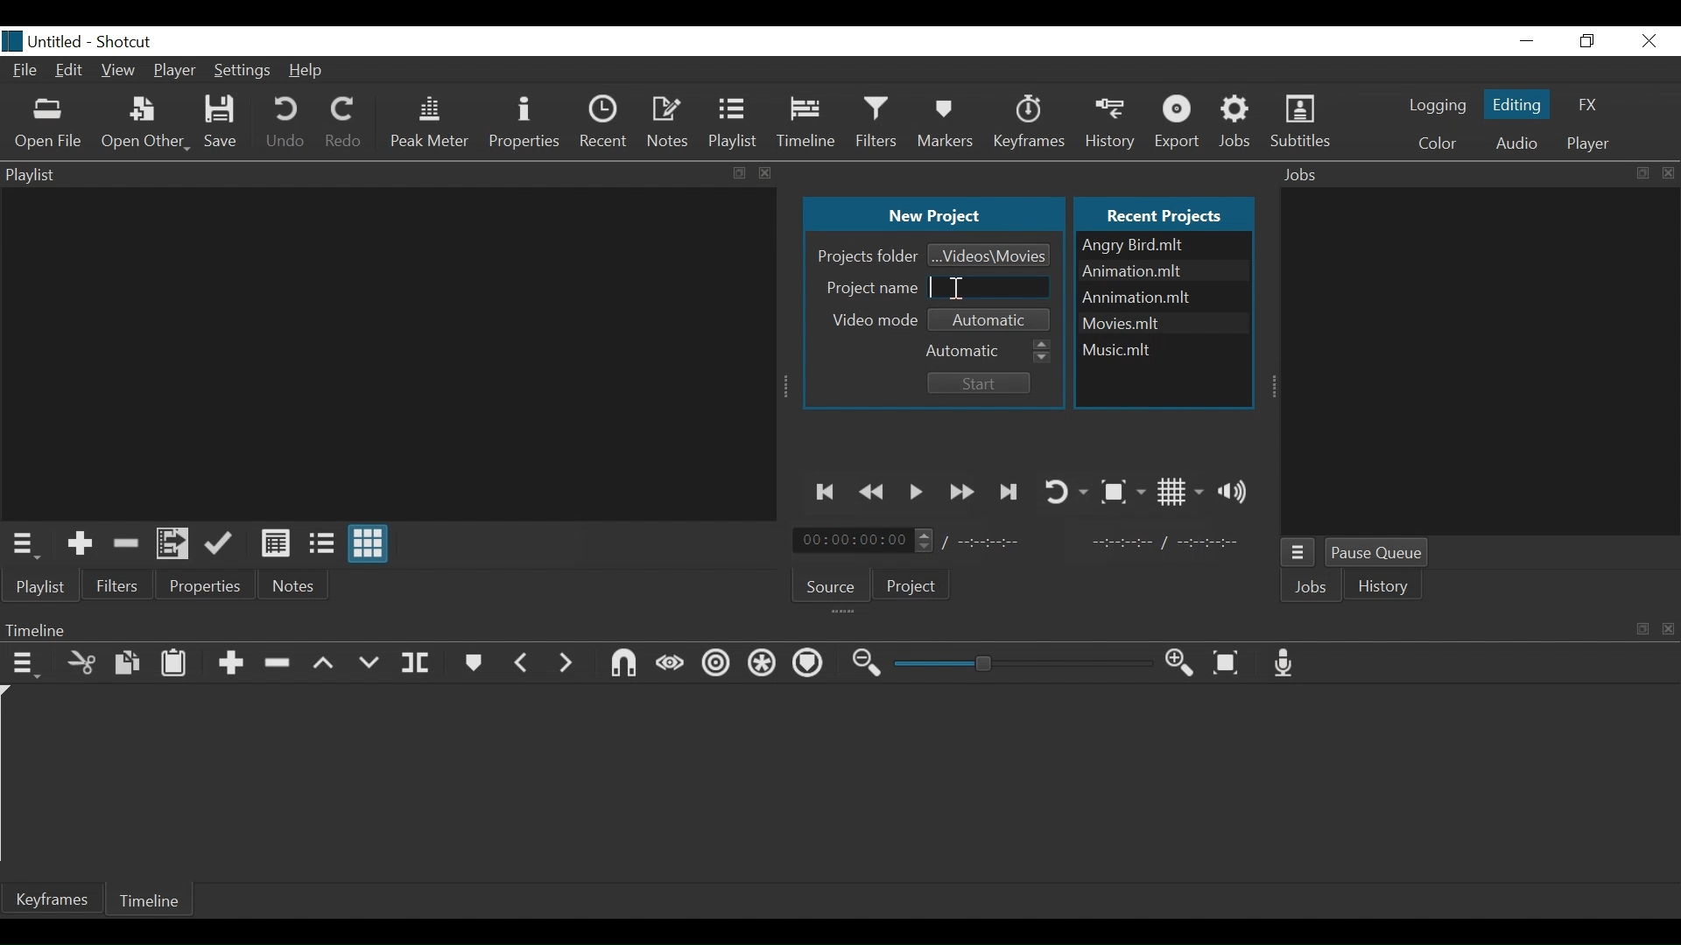  What do you see at coordinates (222, 544) in the screenshot?
I see `Update` at bounding box center [222, 544].